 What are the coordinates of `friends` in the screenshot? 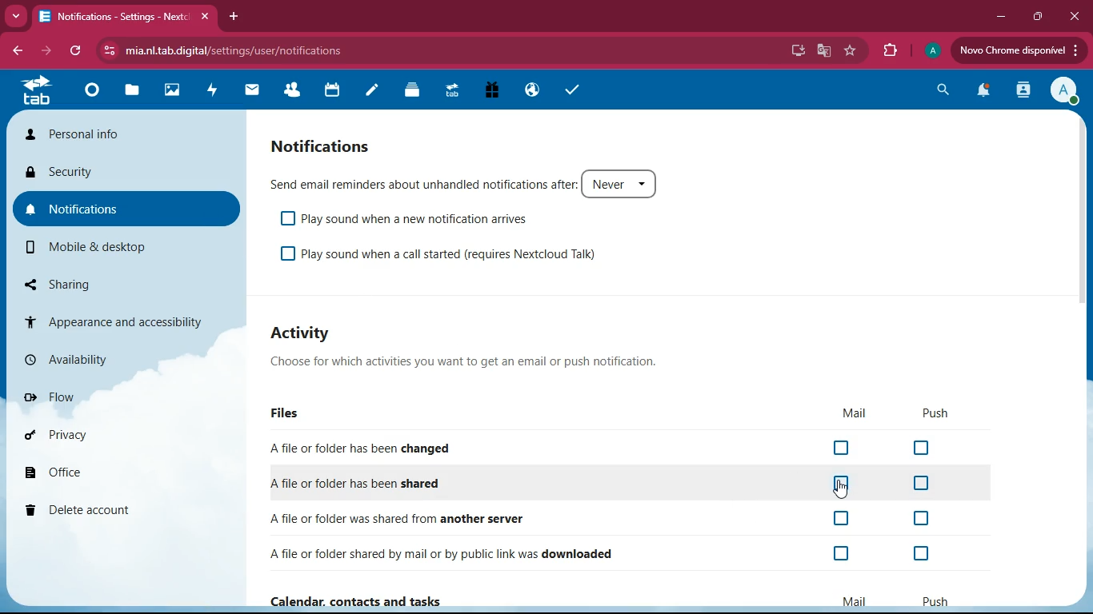 It's located at (292, 91).